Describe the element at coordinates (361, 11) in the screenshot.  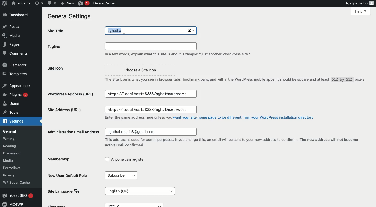
I see `Help` at that location.